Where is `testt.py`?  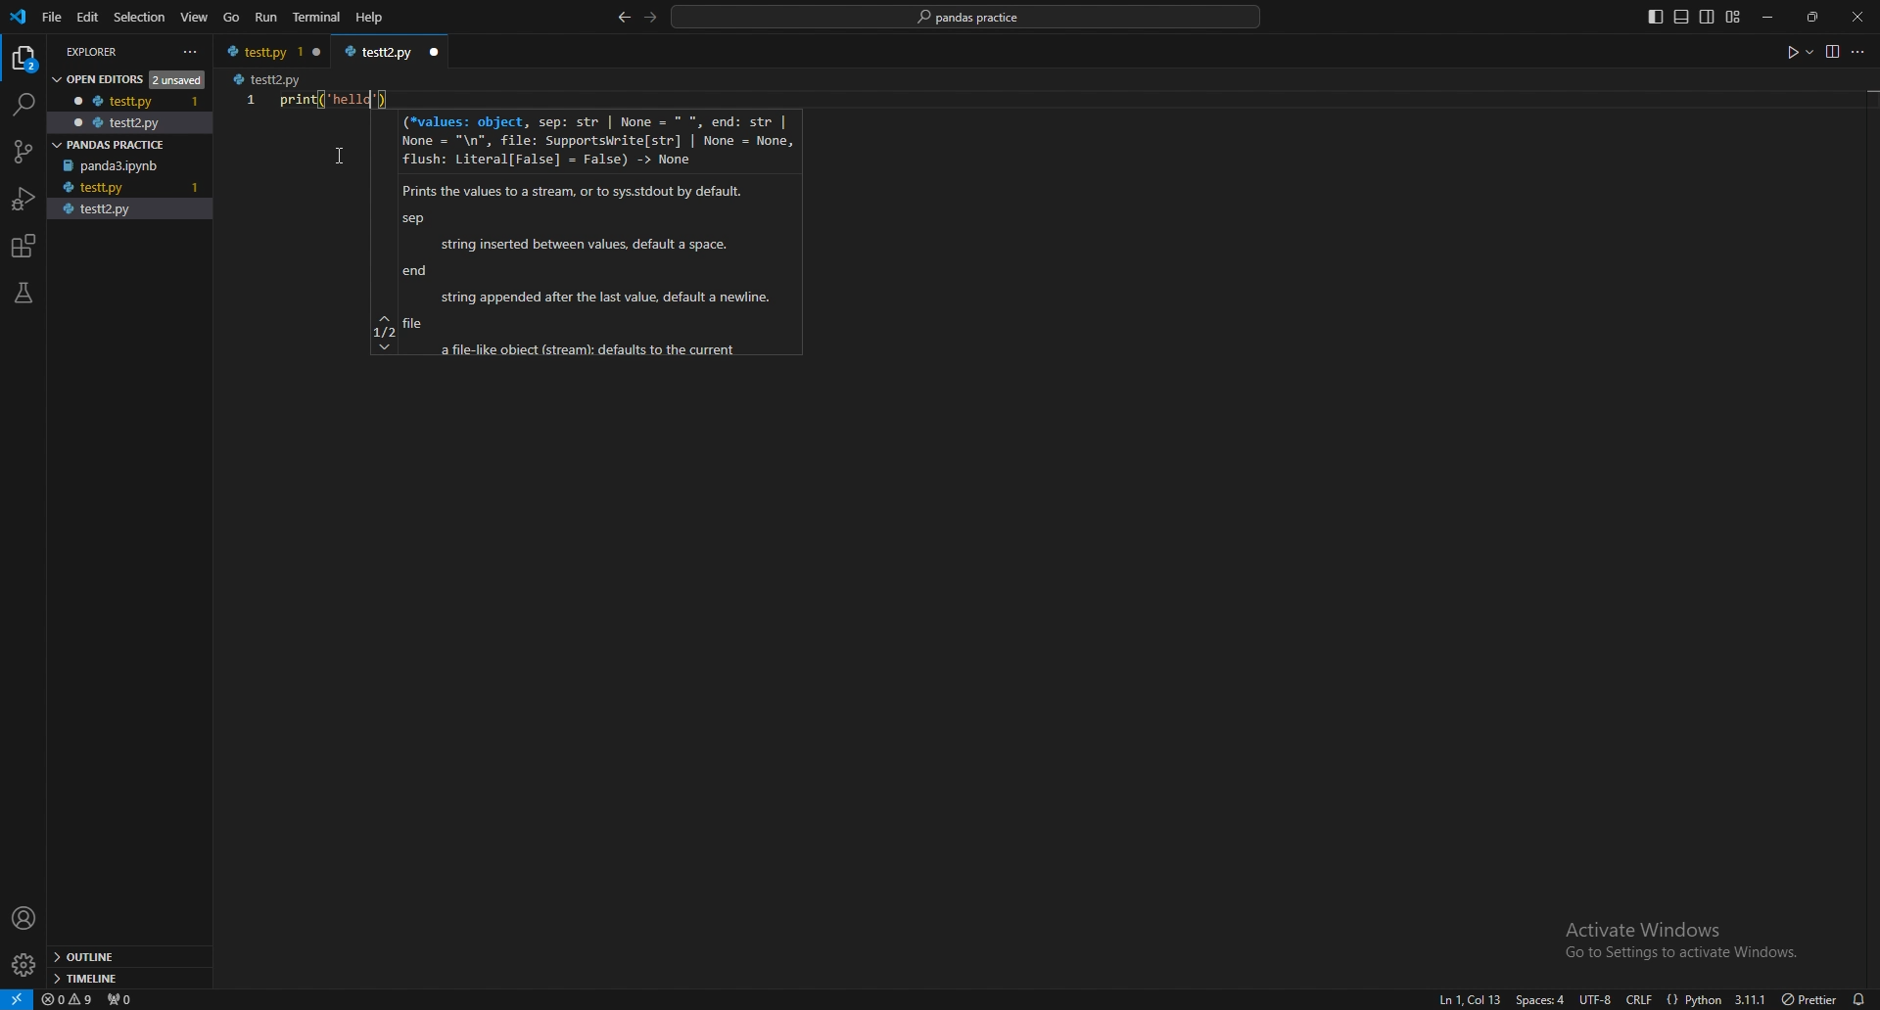
testt.py is located at coordinates (118, 100).